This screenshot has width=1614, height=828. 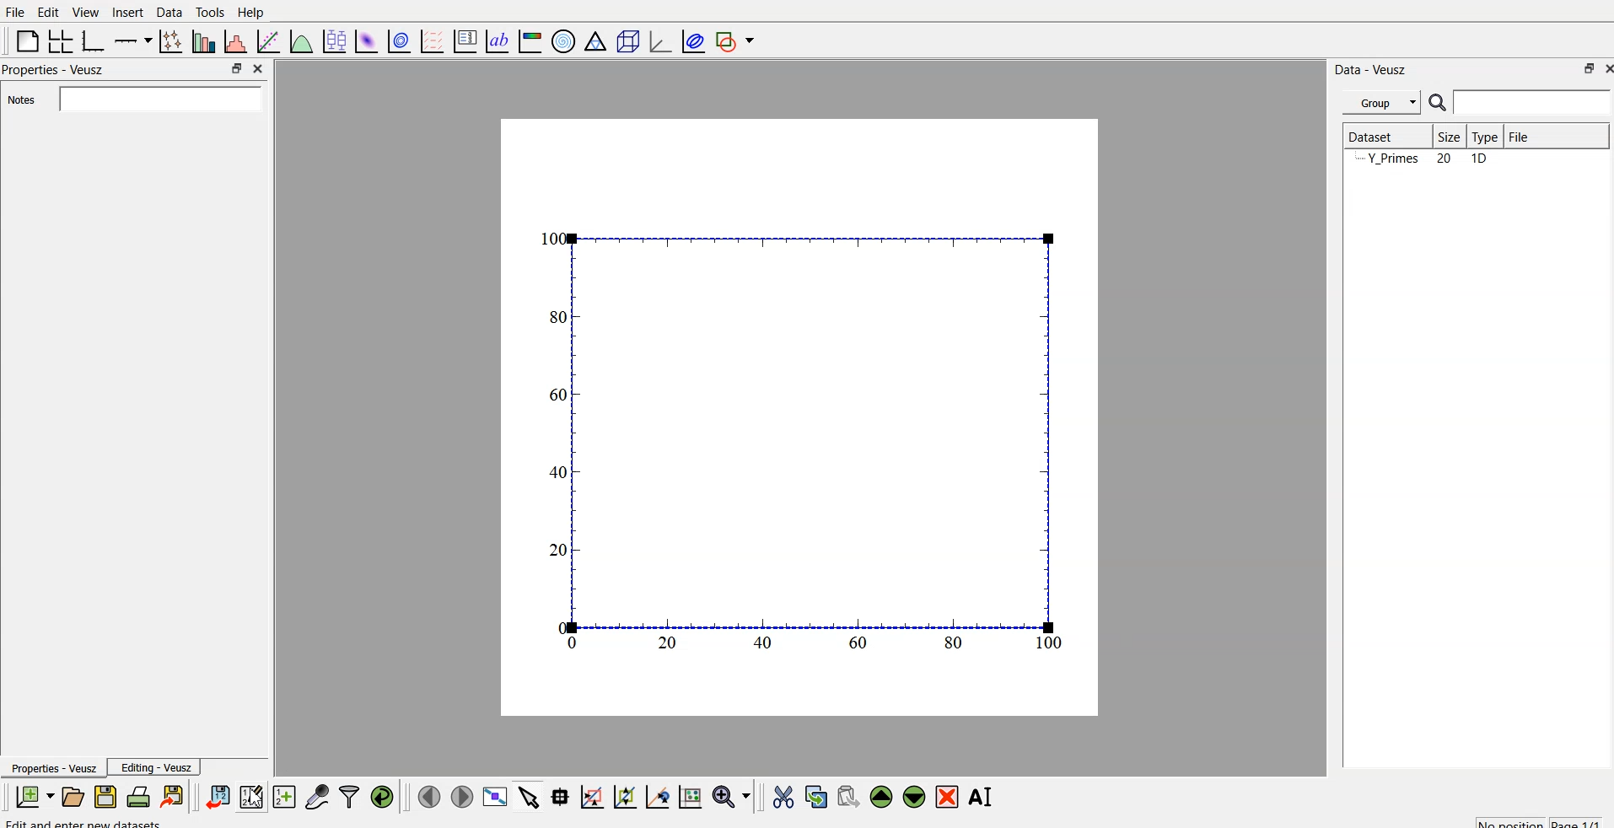 I want to click on add shape to plot, so click(x=740, y=39).